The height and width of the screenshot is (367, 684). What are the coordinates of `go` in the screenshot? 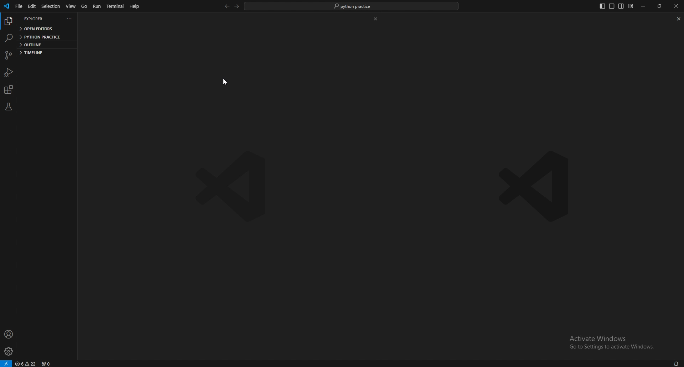 It's located at (84, 6).